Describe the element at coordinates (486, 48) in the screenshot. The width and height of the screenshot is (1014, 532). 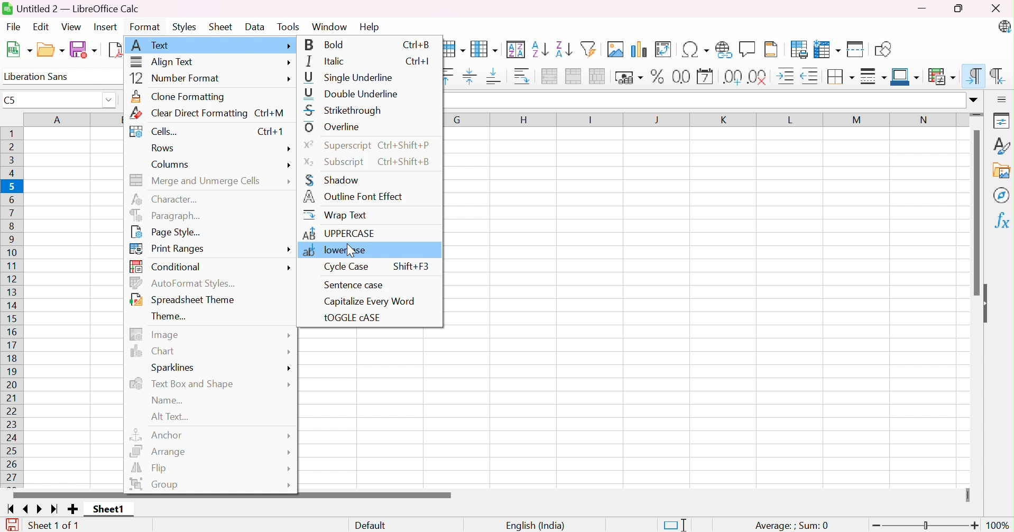
I see `Column` at that location.